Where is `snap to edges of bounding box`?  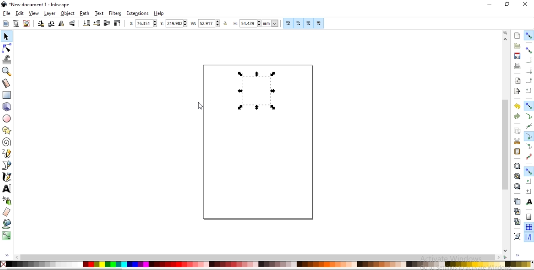 snap to edges of bounding box is located at coordinates (529, 61).